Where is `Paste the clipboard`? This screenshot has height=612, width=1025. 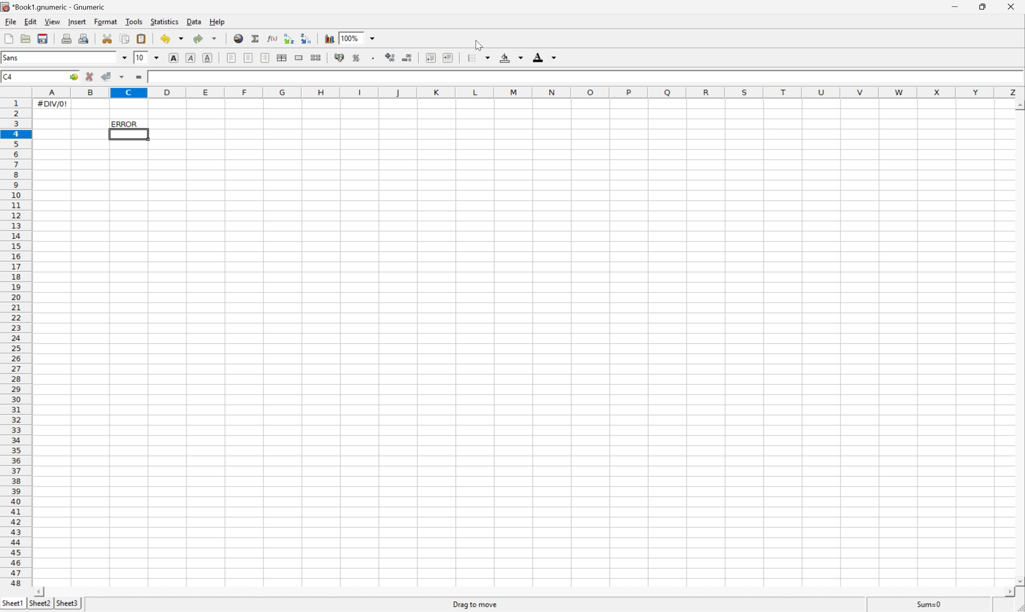
Paste the clipboard is located at coordinates (142, 38).